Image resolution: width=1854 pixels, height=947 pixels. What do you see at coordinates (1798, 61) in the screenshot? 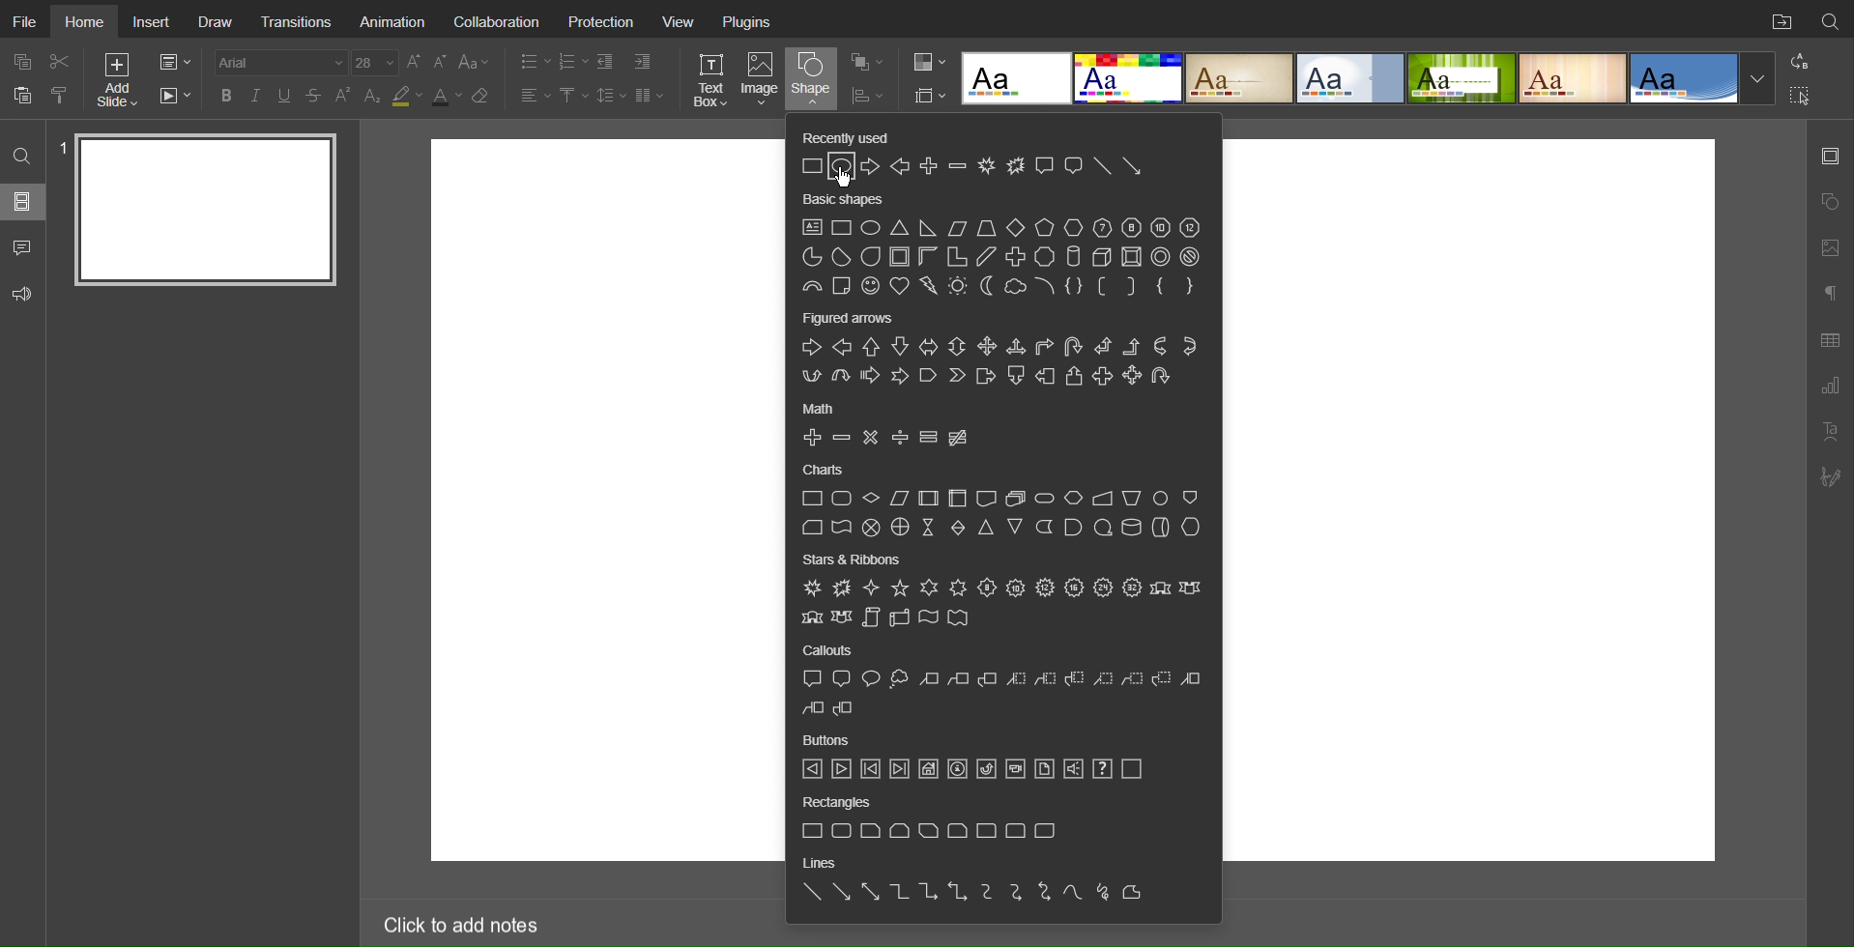
I see `Replace` at bounding box center [1798, 61].